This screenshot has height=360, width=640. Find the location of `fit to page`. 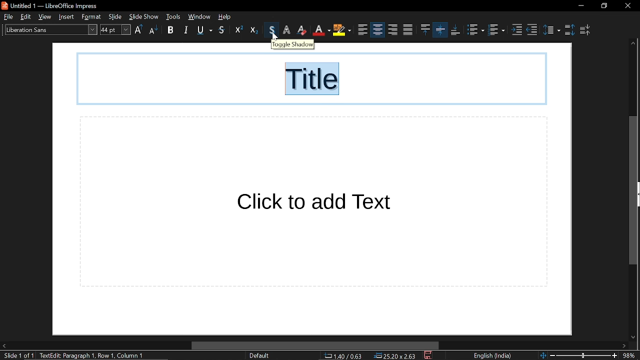

fit to page is located at coordinates (541, 354).